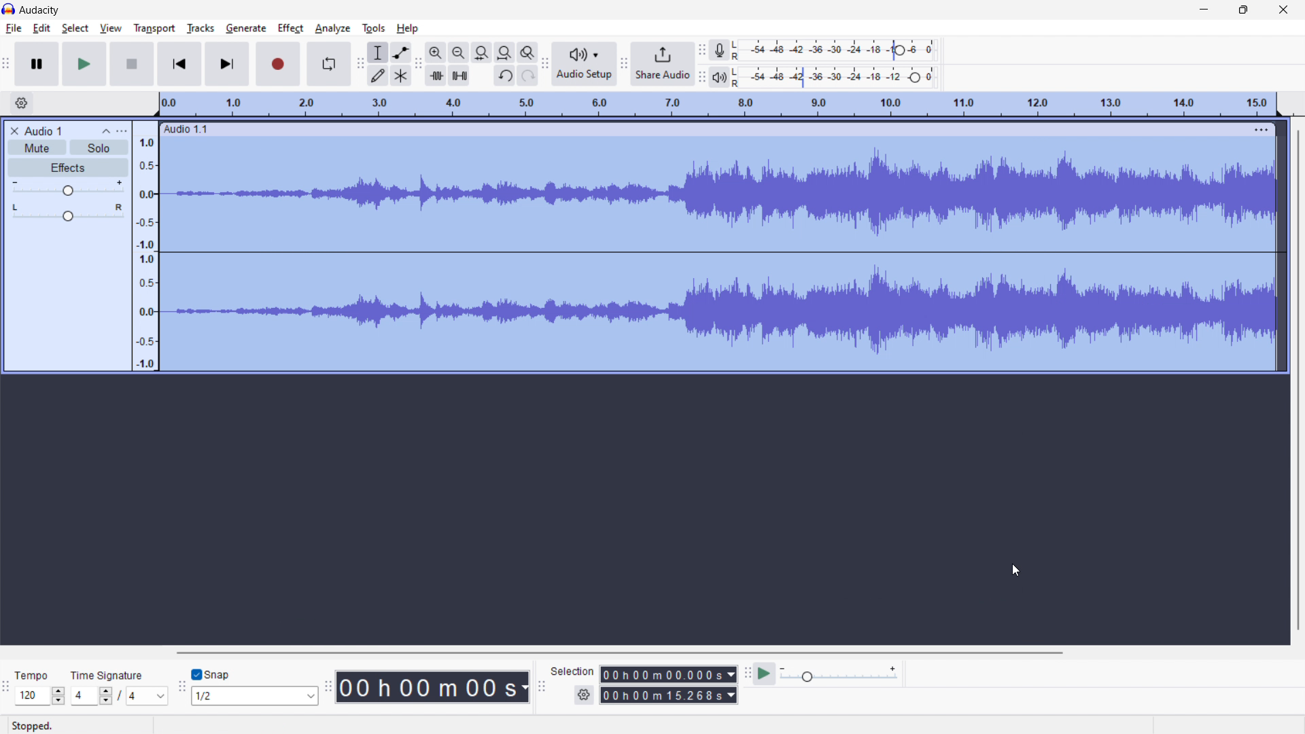  What do you see at coordinates (133, 64) in the screenshot?
I see `stop` at bounding box center [133, 64].